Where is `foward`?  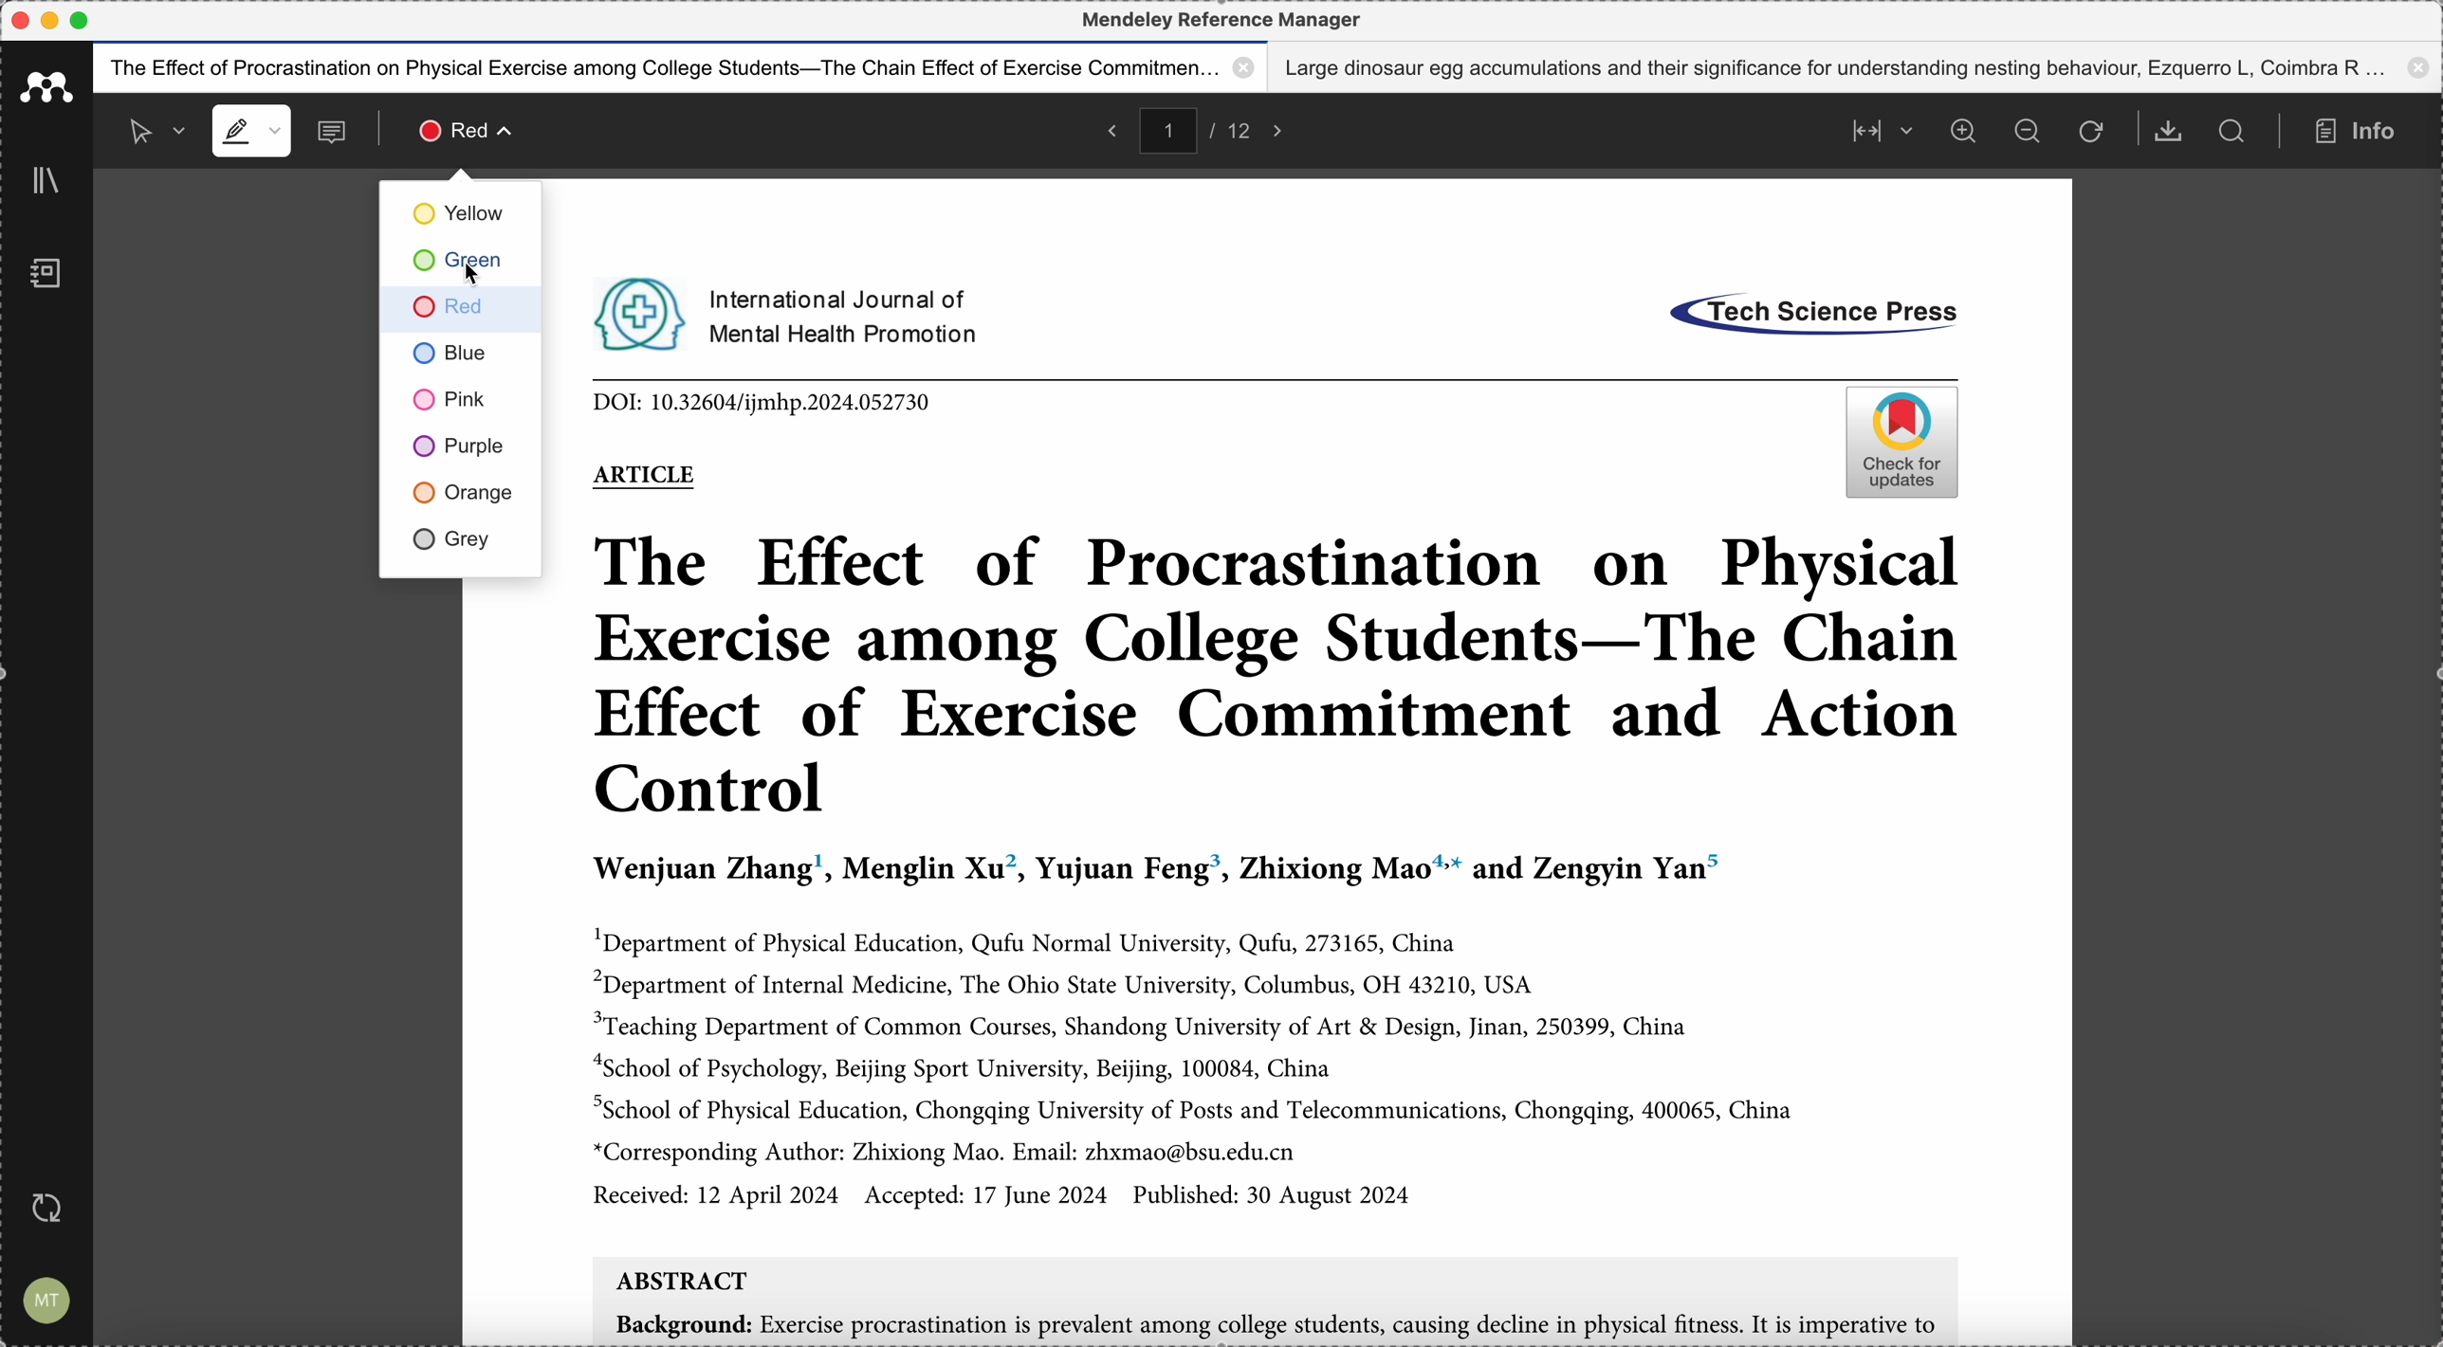 foward is located at coordinates (1284, 129).